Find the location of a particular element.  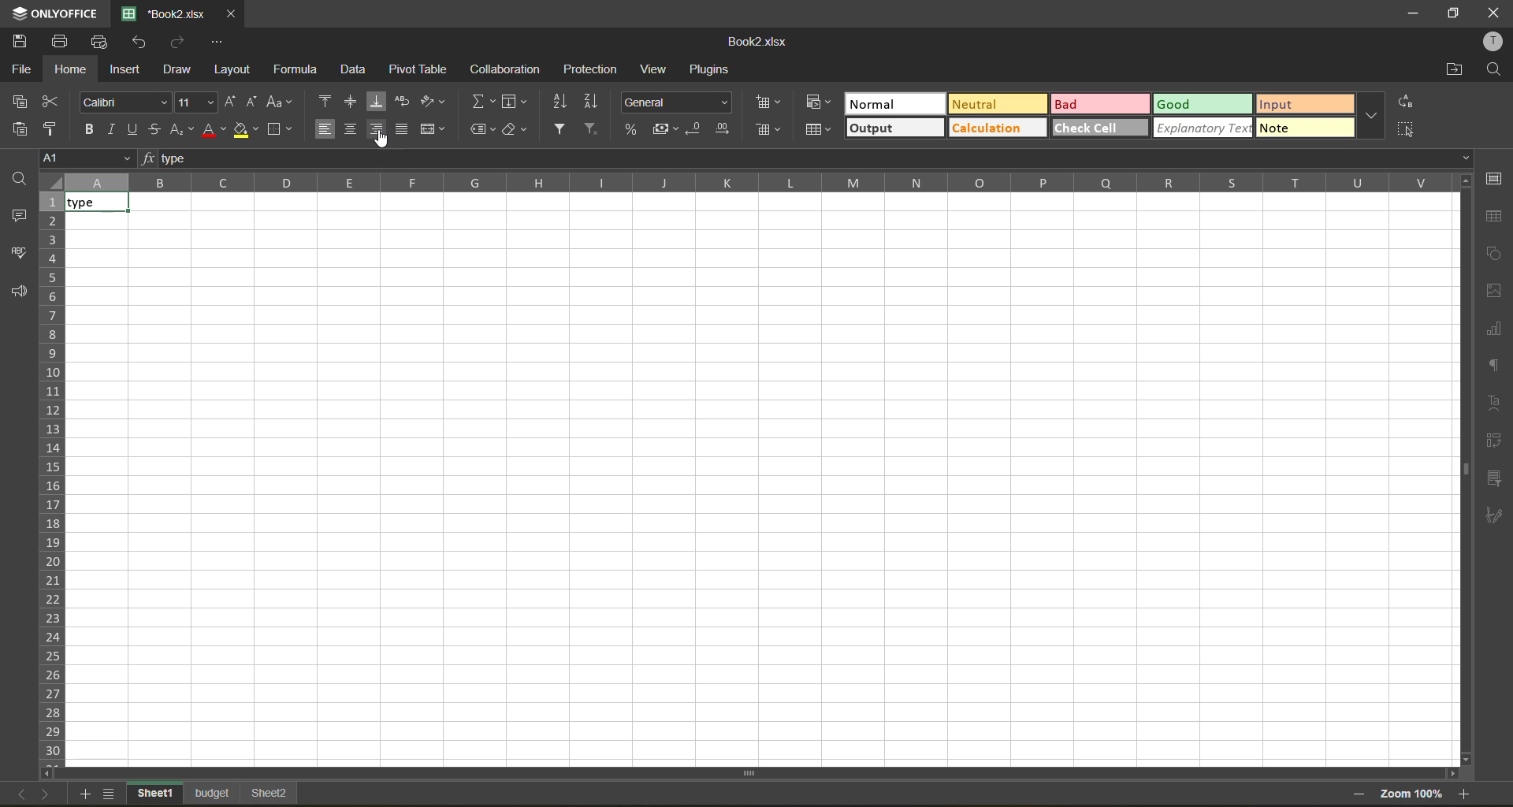

images is located at coordinates (1495, 292).